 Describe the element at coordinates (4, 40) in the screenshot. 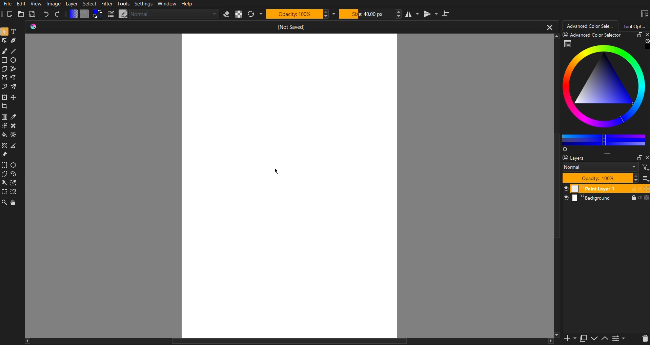

I see `Linework` at that location.